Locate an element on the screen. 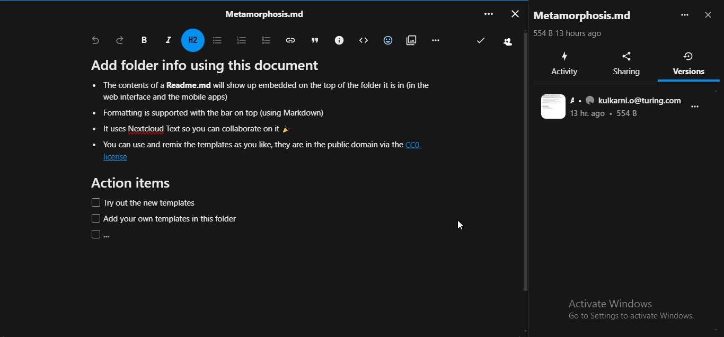 The height and width of the screenshot is (337, 724). italic is located at coordinates (168, 39).